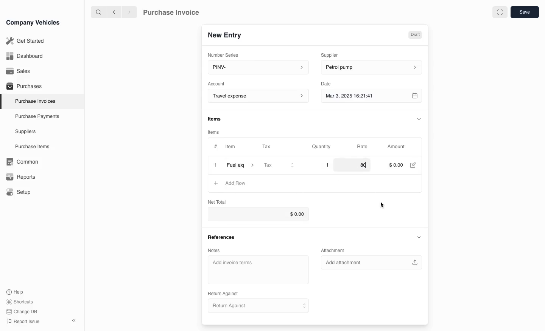 The image size is (545, 331). I want to click on 1, so click(322, 165).